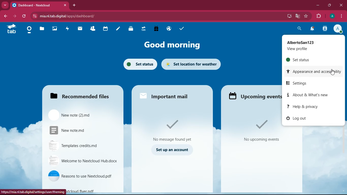 This screenshot has height=195, width=347. Describe the element at coordinates (118, 29) in the screenshot. I see `notes` at that location.